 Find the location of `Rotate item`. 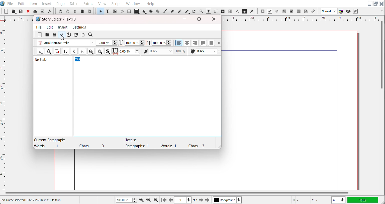

Rotate item is located at coordinates (194, 11).